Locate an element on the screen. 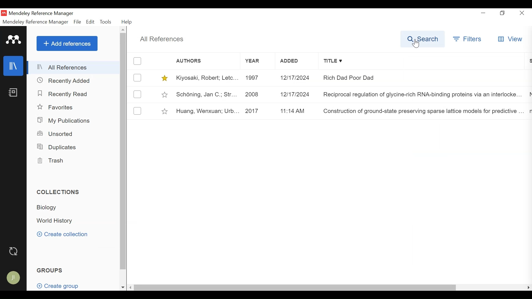 This screenshot has height=299, width=532. Year is located at coordinates (257, 61).